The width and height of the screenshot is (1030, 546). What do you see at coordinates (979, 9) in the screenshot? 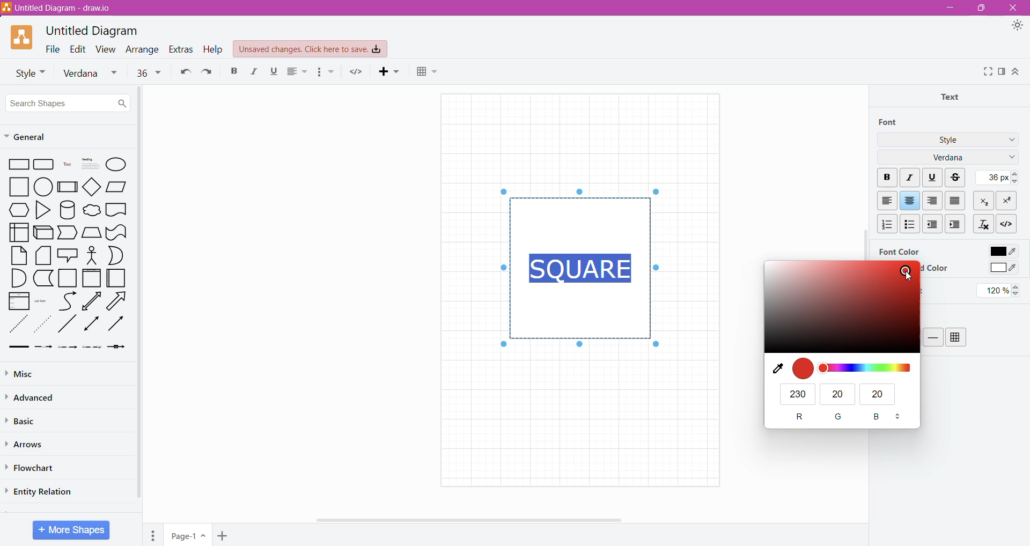
I see `Restore Down` at bounding box center [979, 9].